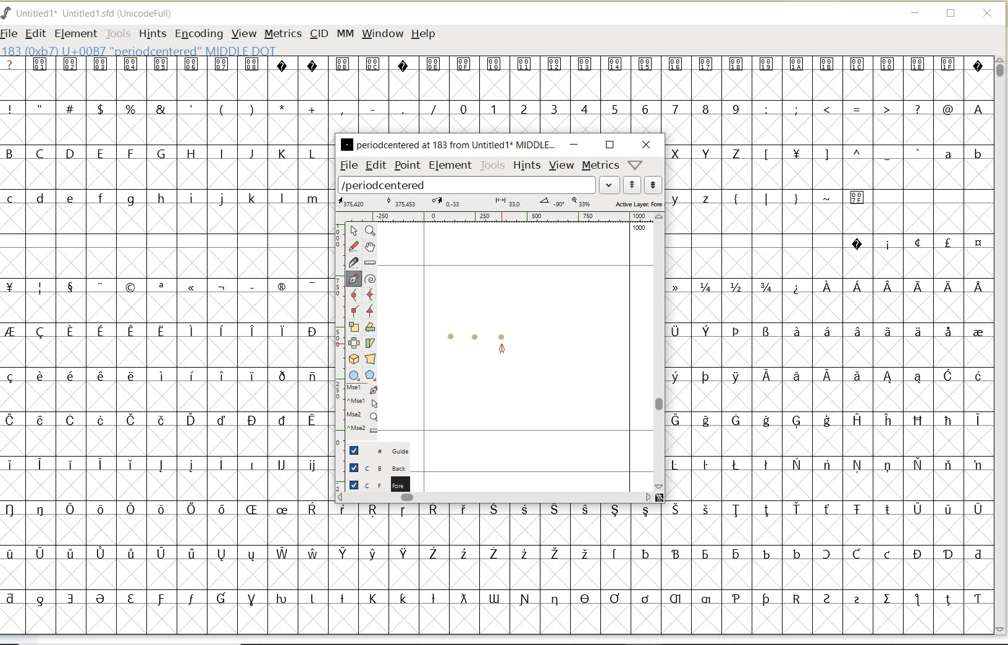 The width and height of the screenshot is (1008, 645). Describe the element at coordinates (499, 203) in the screenshot. I see `active layer` at that location.